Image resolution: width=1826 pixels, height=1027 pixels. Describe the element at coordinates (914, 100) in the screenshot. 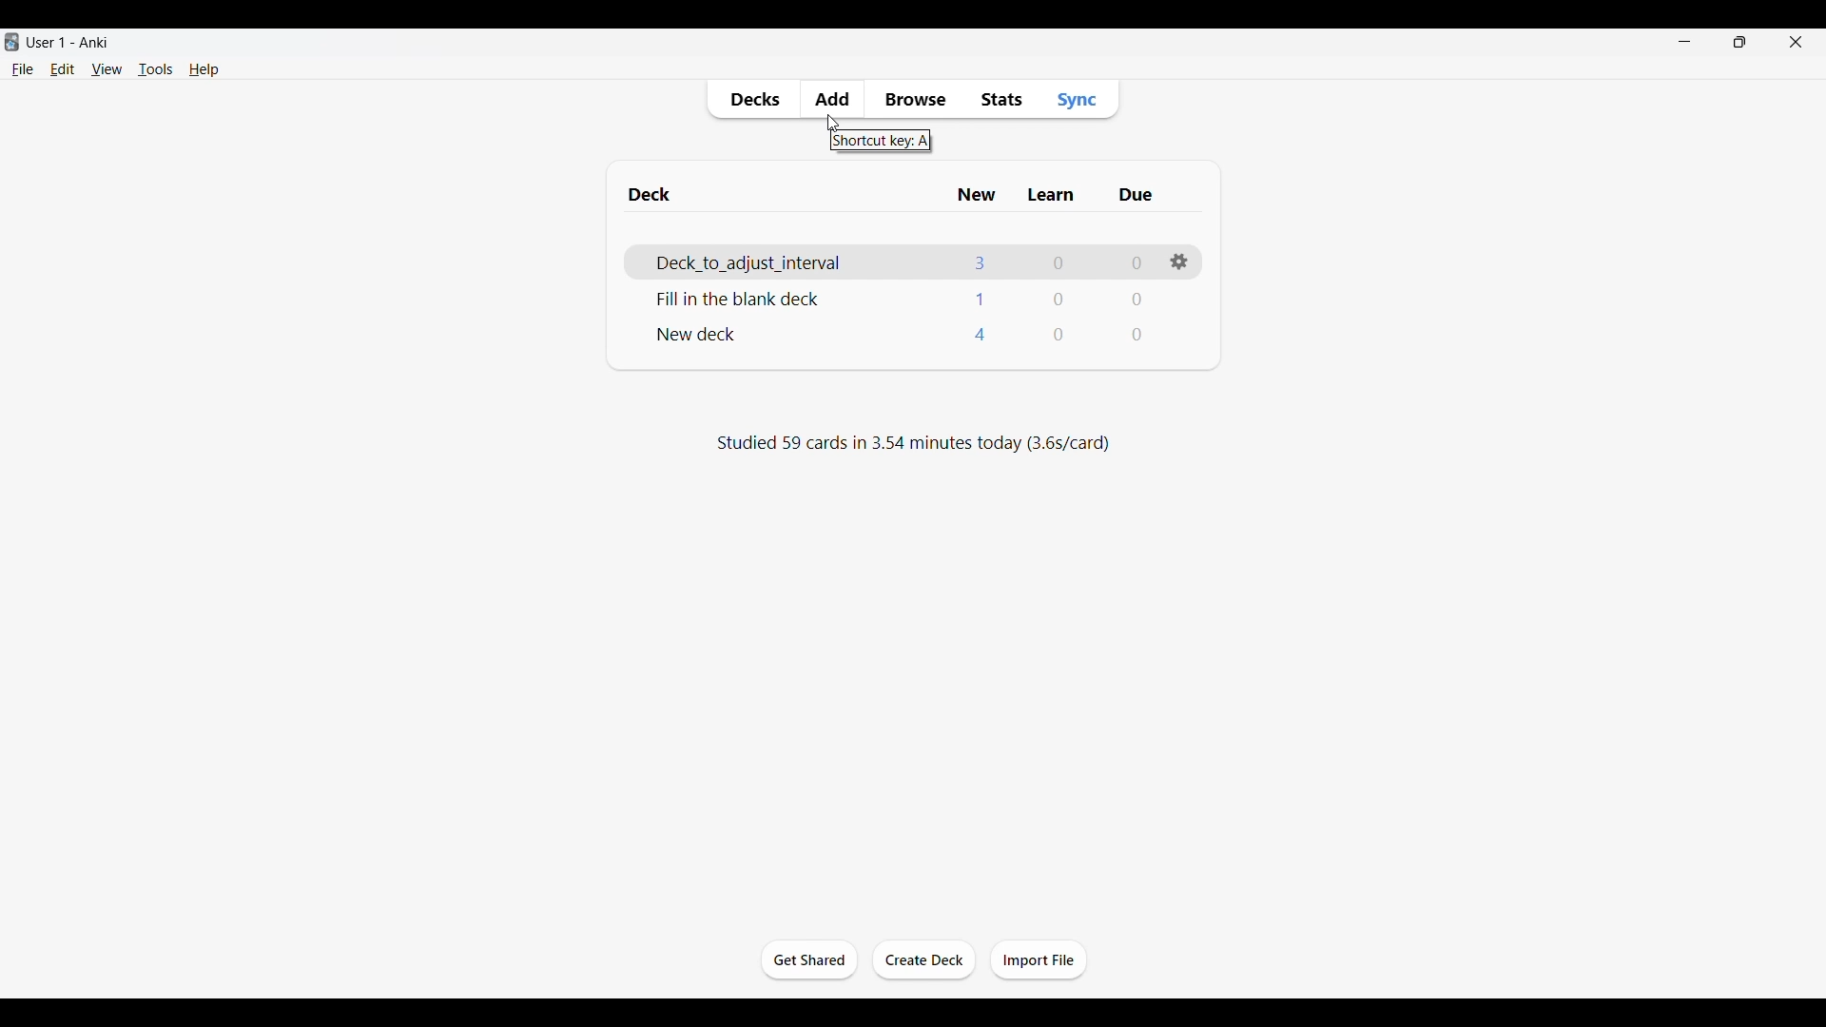

I see `Browse` at that location.